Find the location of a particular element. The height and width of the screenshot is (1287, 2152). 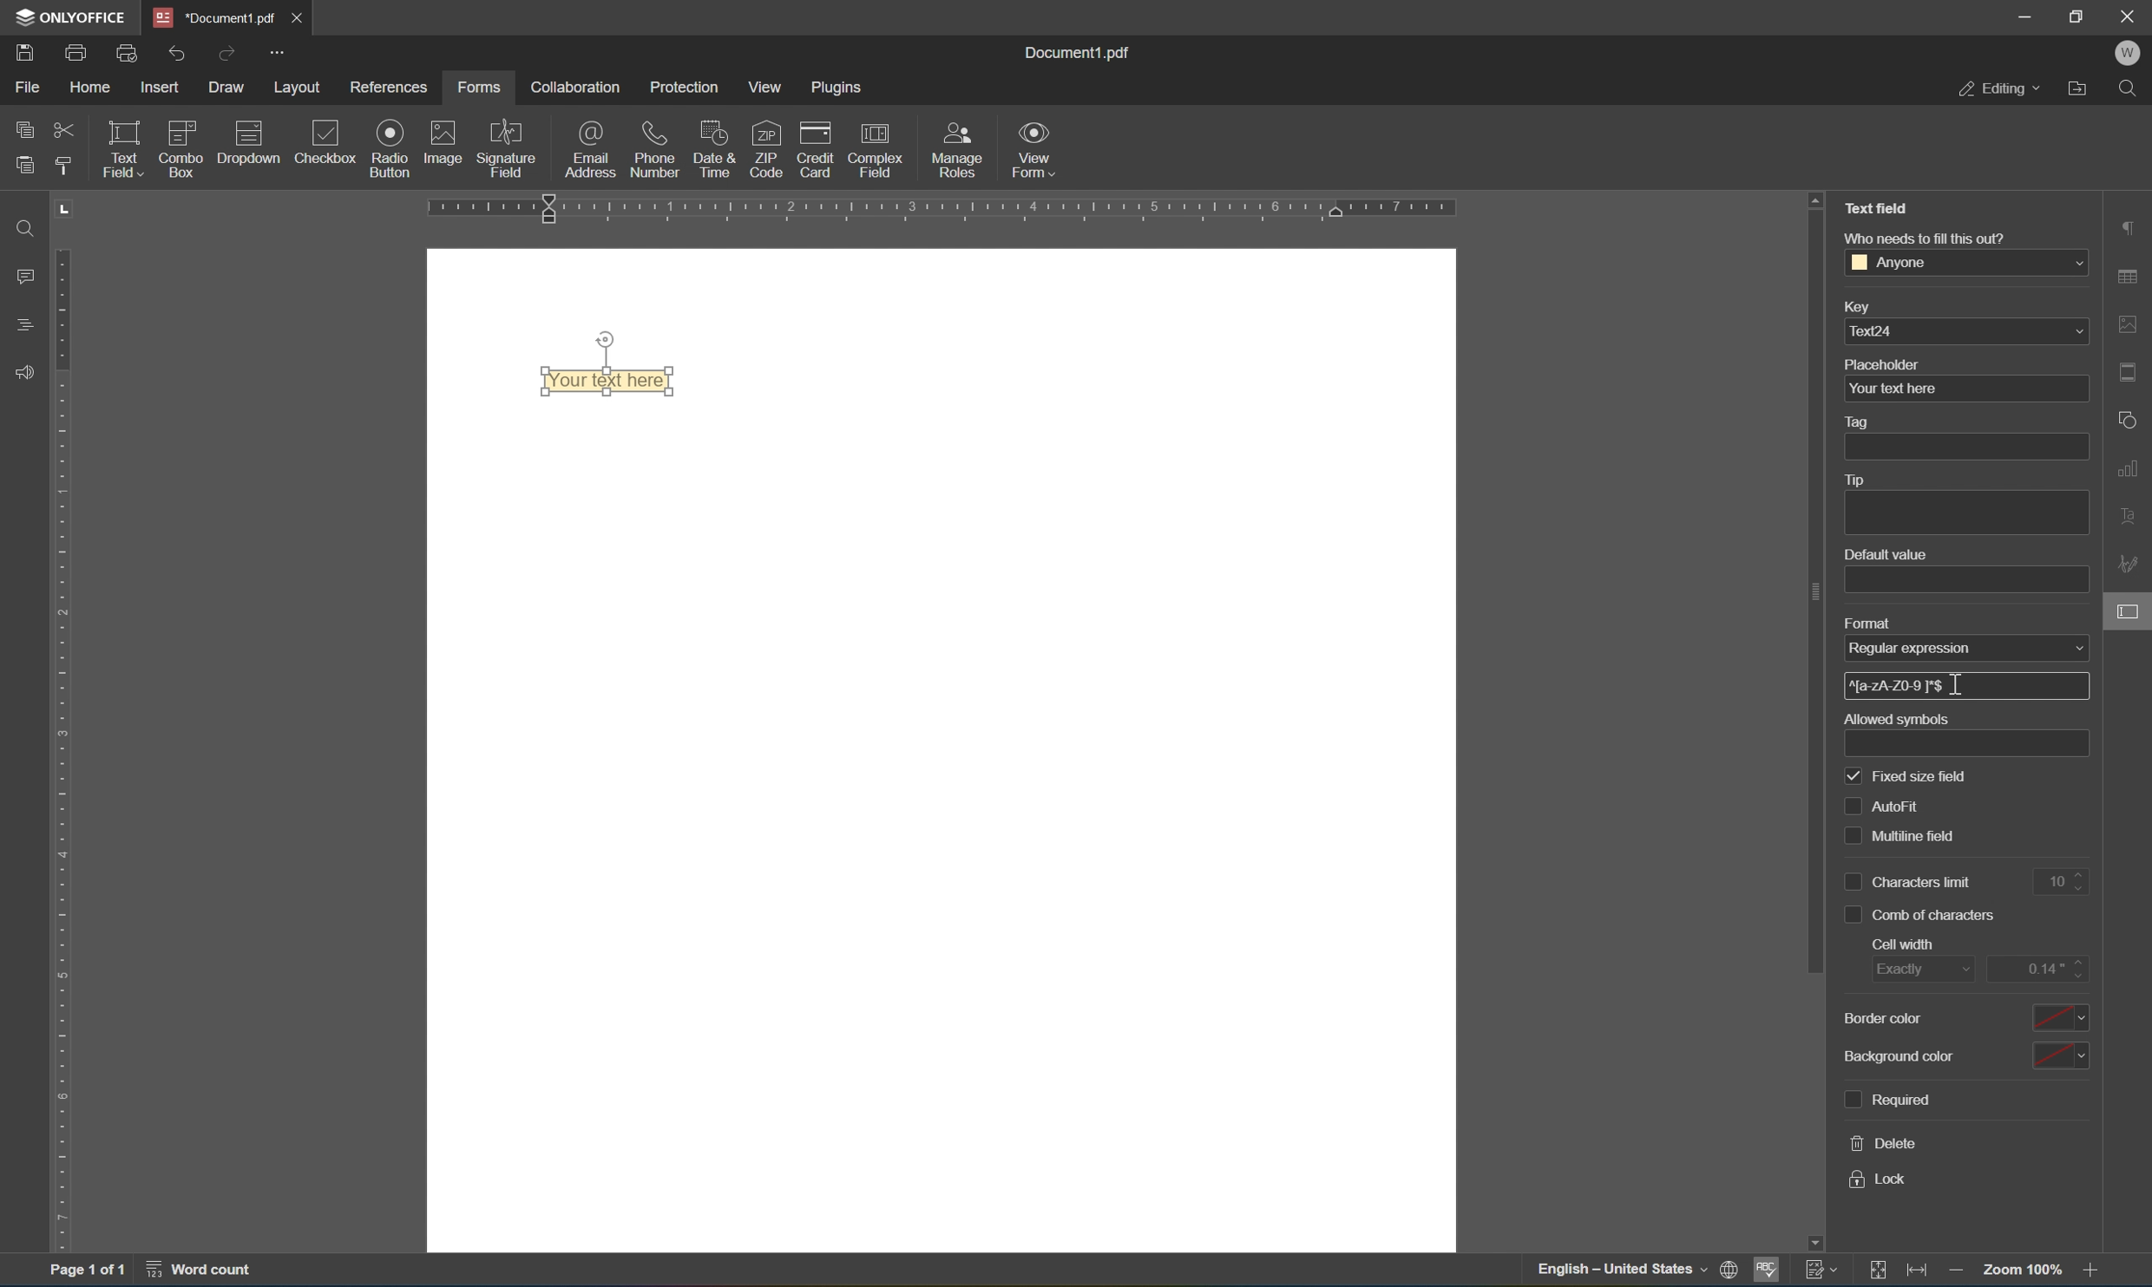

signature settings is located at coordinates (2132, 564).